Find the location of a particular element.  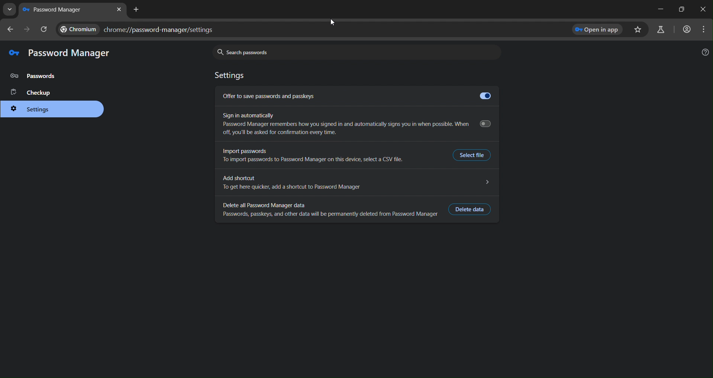

go forward one page is located at coordinates (28, 31).